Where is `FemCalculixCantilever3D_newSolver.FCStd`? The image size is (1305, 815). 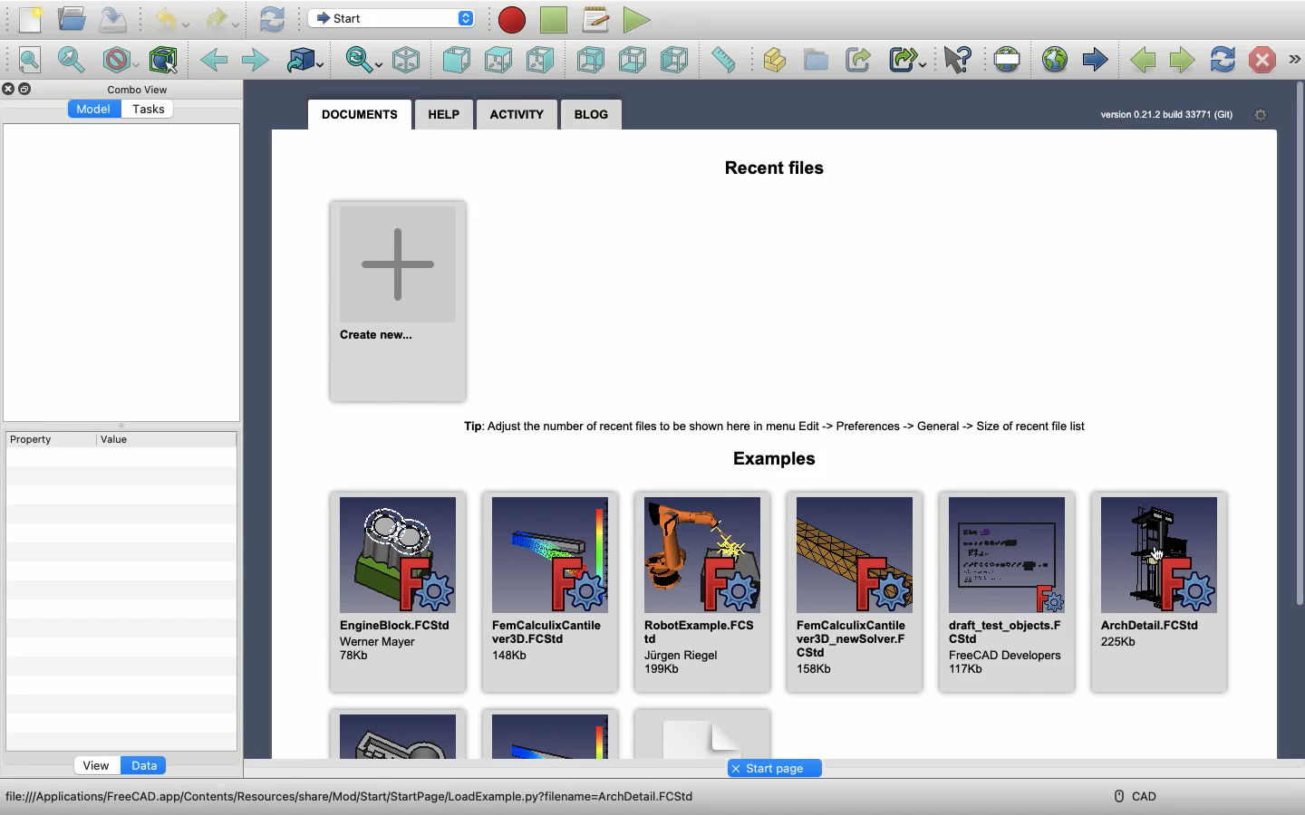
FemCalculixCantilever3D_newSolver.FCStd is located at coordinates (855, 592).